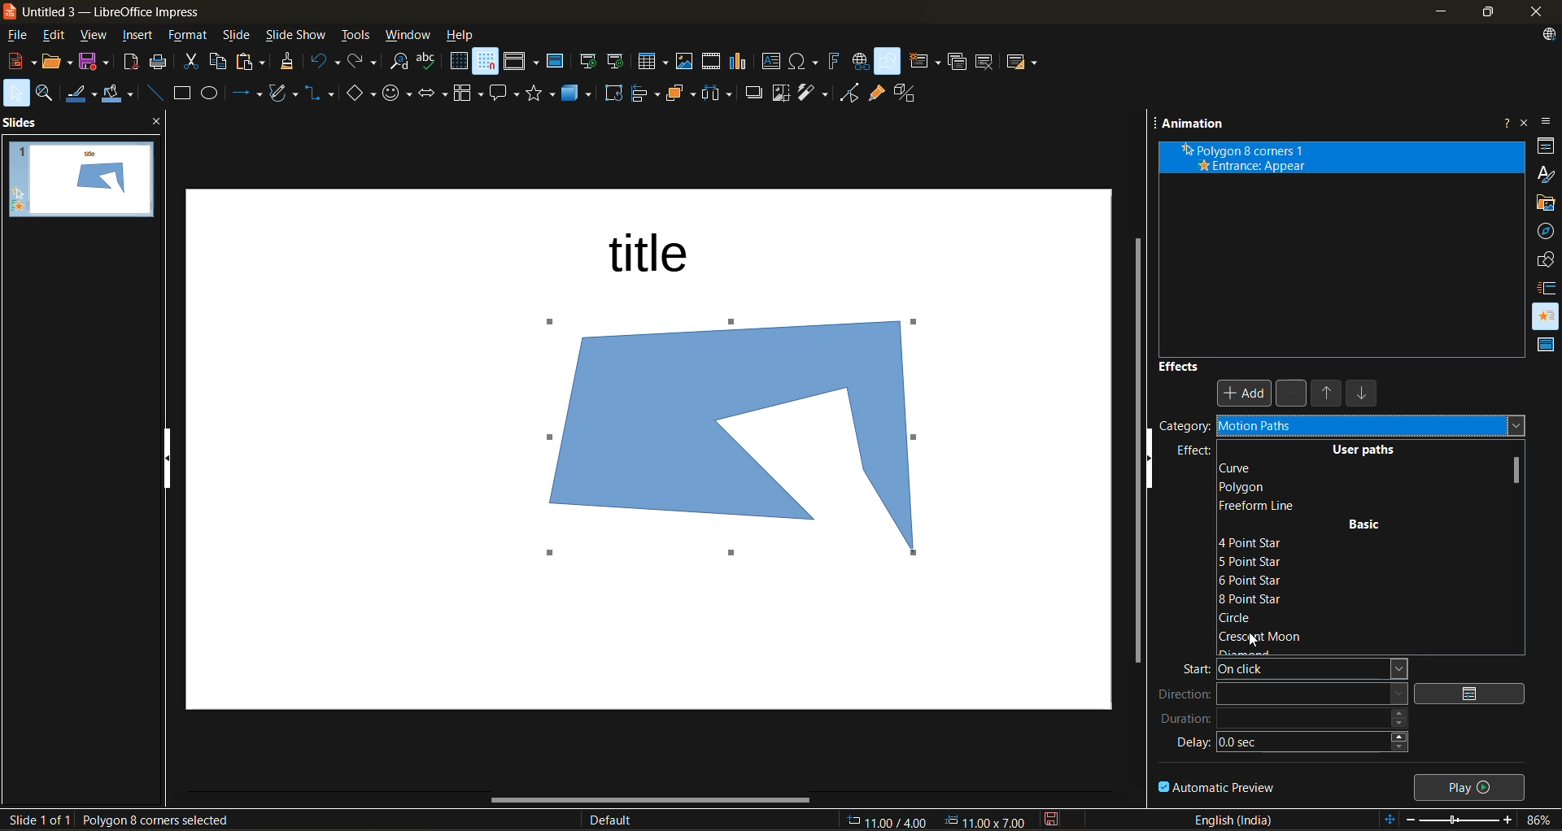 The image size is (1562, 831). I want to click on insert hyperlink, so click(859, 63).